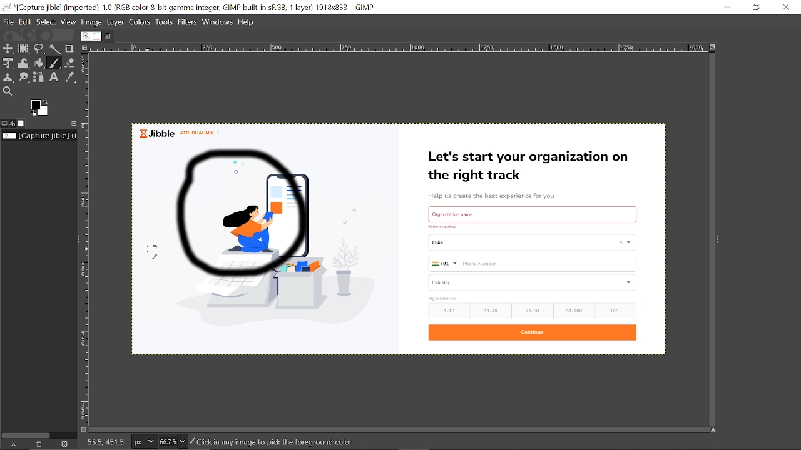  Describe the element at coordinates (188, 23) in the screenshot. I see `Filters` at that location.